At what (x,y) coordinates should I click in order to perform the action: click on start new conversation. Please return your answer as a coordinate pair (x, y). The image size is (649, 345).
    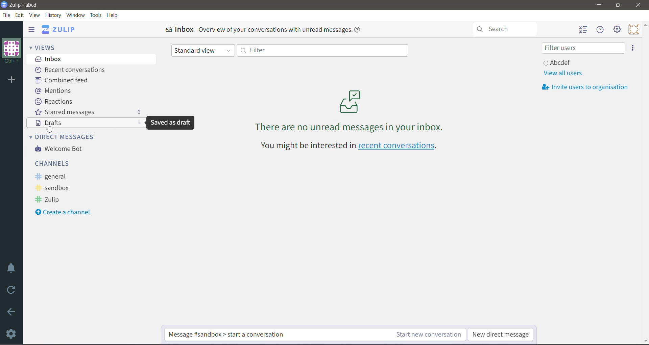
    Looking at the image, I should click on (316, 335).